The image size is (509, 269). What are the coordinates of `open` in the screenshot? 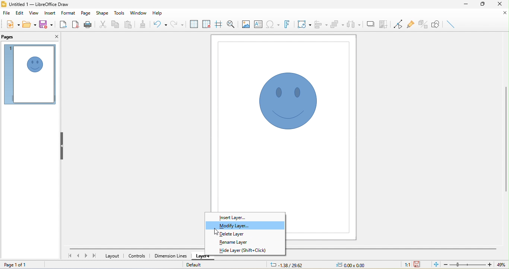 It's located at (29, 24).